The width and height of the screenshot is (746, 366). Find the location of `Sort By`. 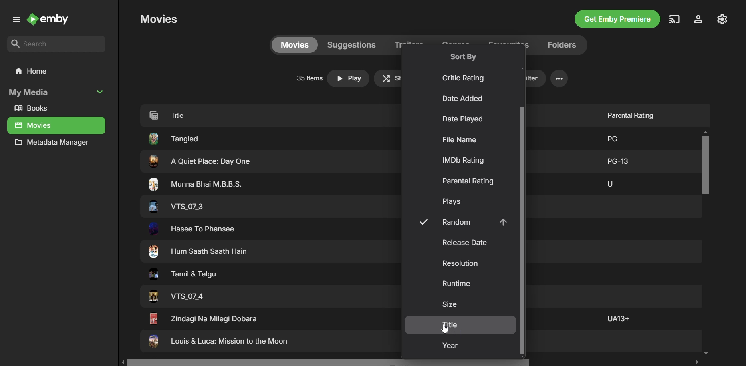

Sort By is located at coordinates (463, 56).